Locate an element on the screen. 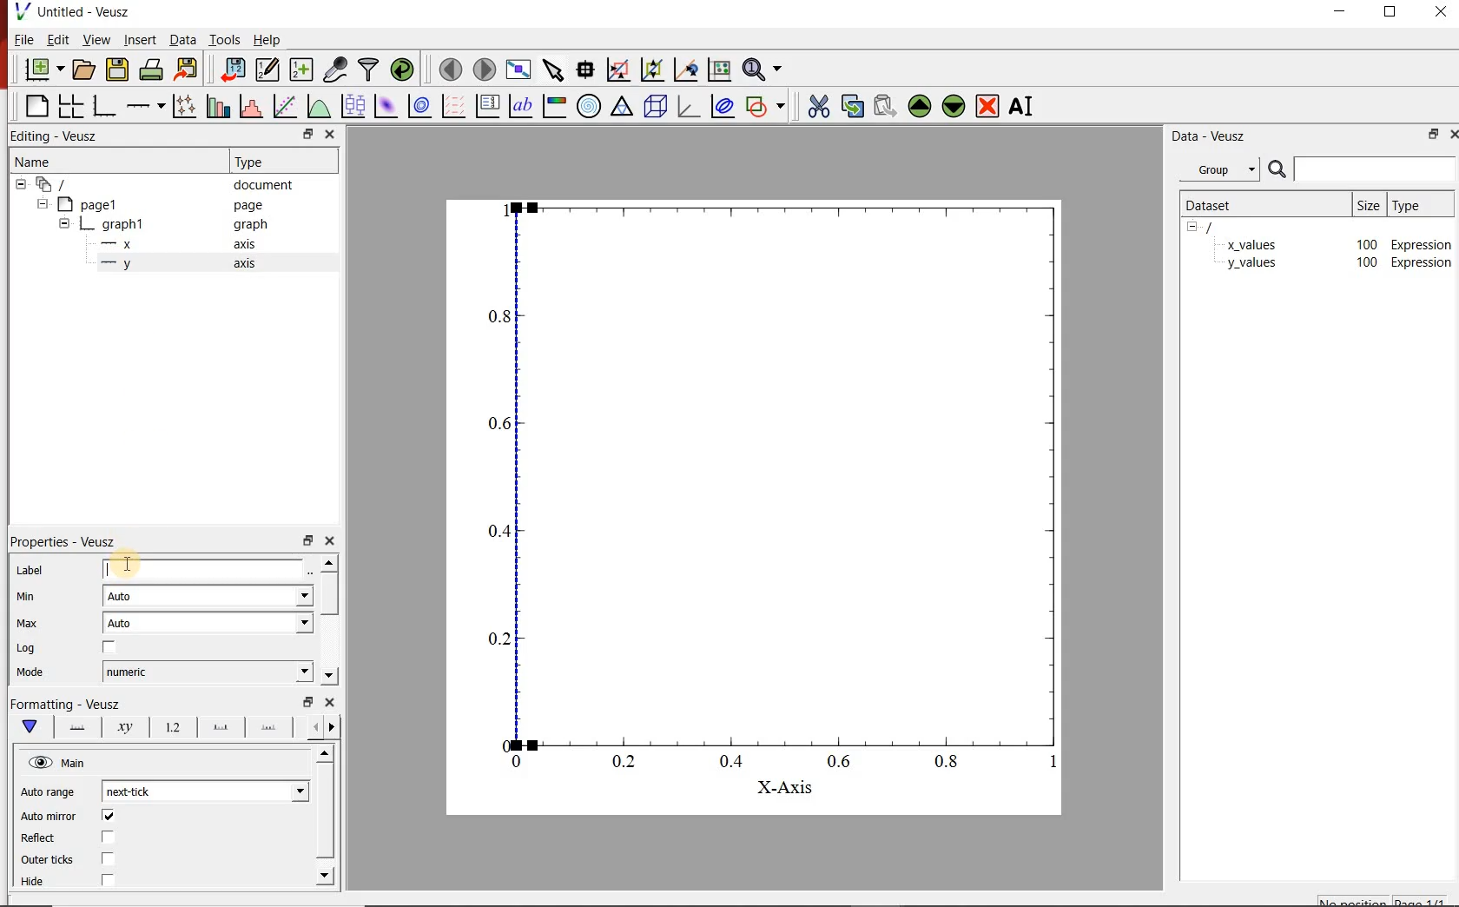 This screenshot has height=907, width=1459. plot 2d dataset as contours is located at coordinates (421, 106).